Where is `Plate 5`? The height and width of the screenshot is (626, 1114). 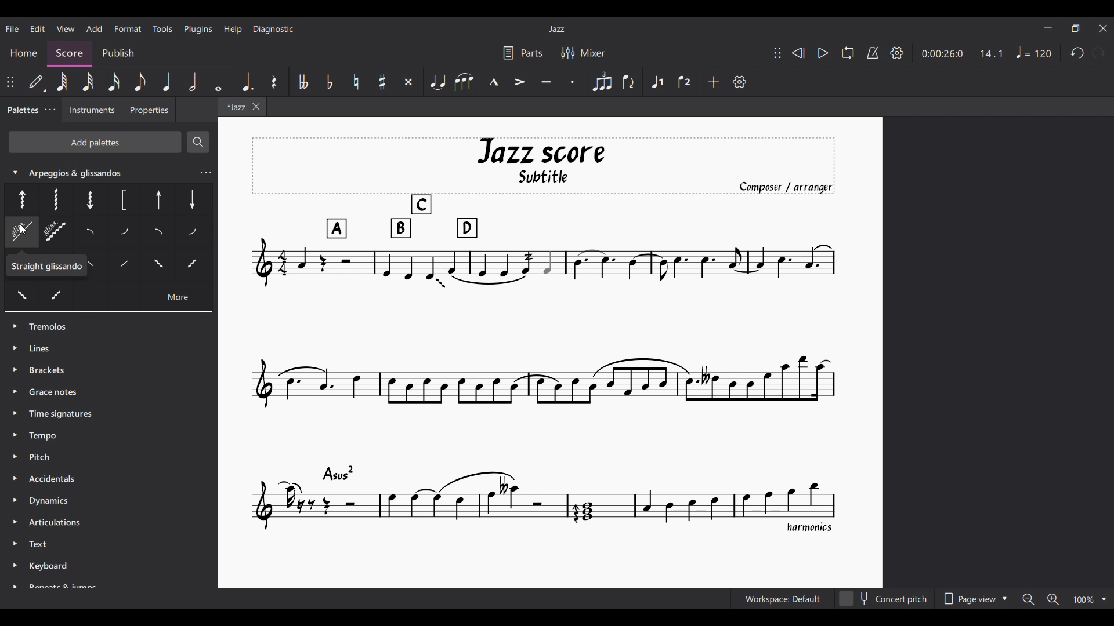
Plate 5 is located at coordinates (159, 201).